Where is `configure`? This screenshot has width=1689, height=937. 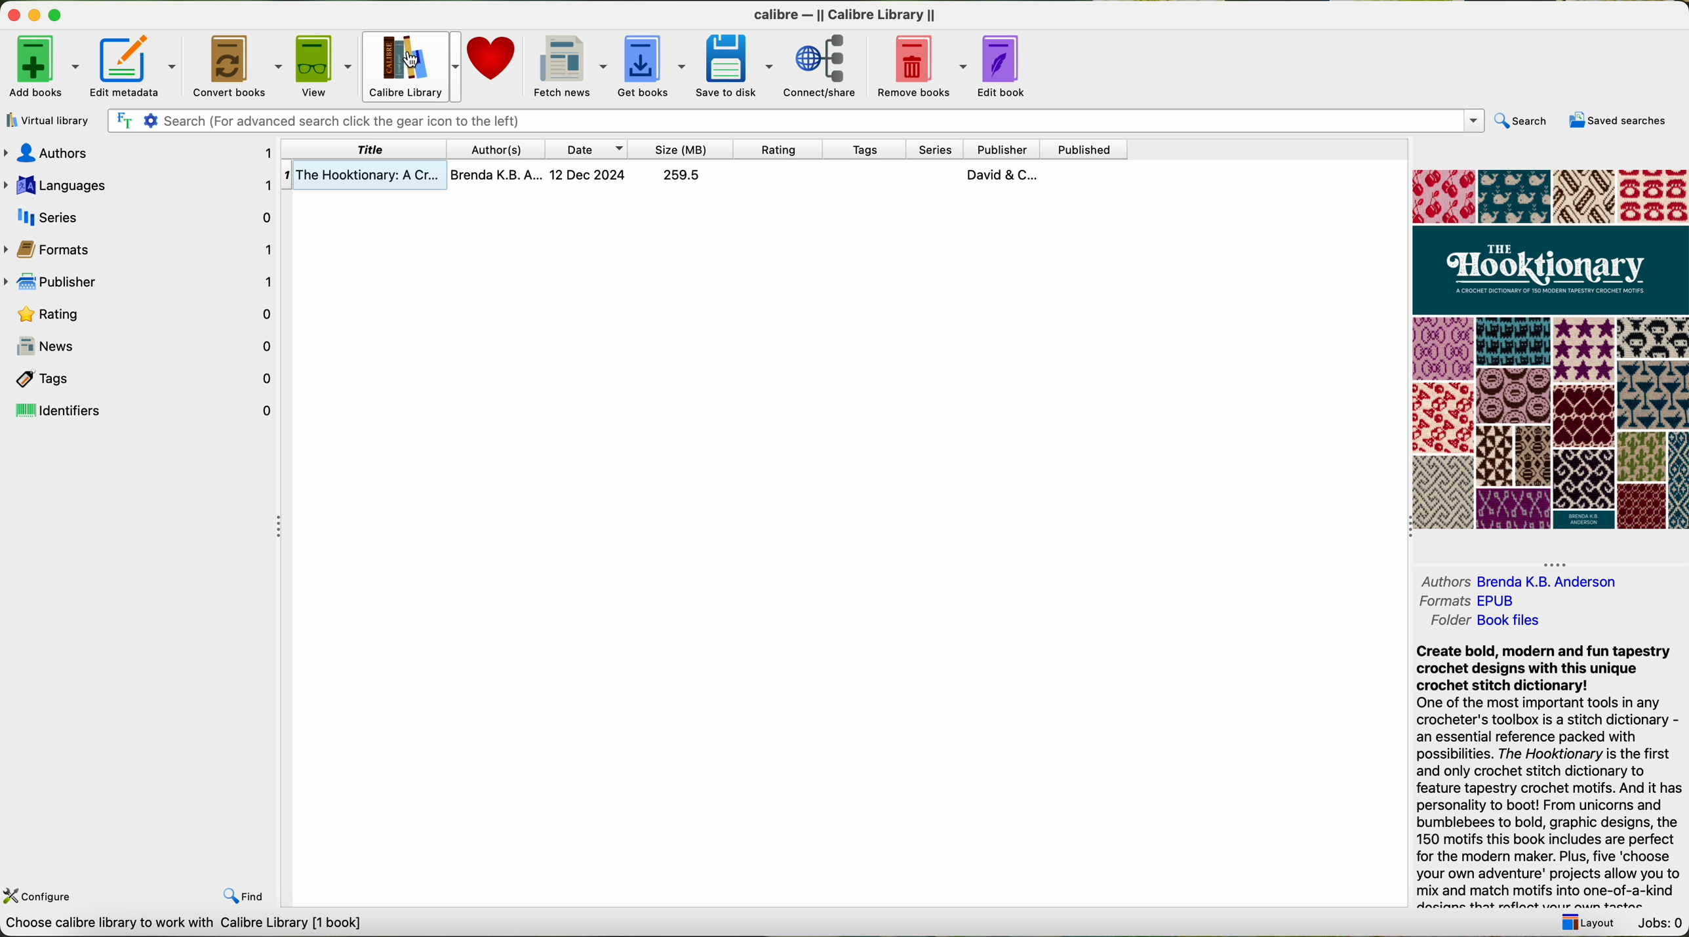
configure is located at coordinates (42, 896).